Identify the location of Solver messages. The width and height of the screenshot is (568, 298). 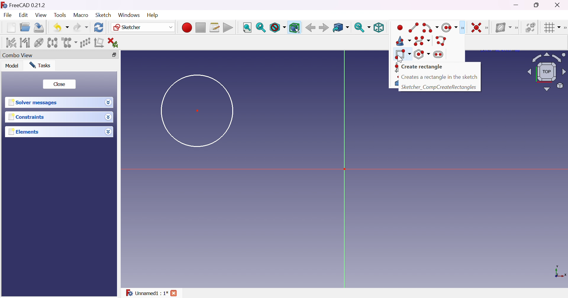
(33, 102).